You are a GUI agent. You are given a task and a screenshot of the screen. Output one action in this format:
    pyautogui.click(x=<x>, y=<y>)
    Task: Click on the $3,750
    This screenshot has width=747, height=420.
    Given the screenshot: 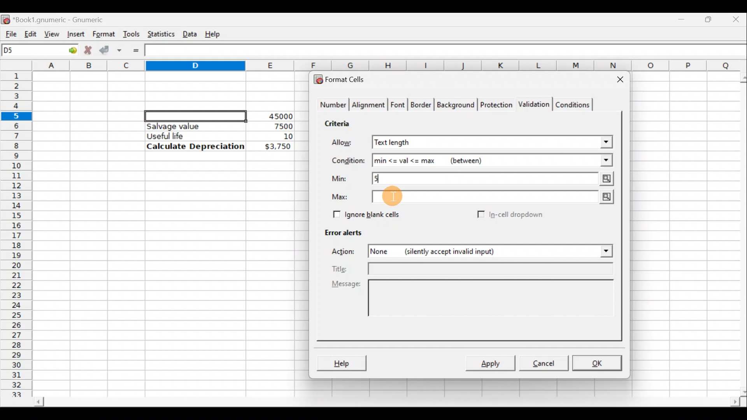 What is the action you would take?
    pyautogui.click(x=277, y=147)
    